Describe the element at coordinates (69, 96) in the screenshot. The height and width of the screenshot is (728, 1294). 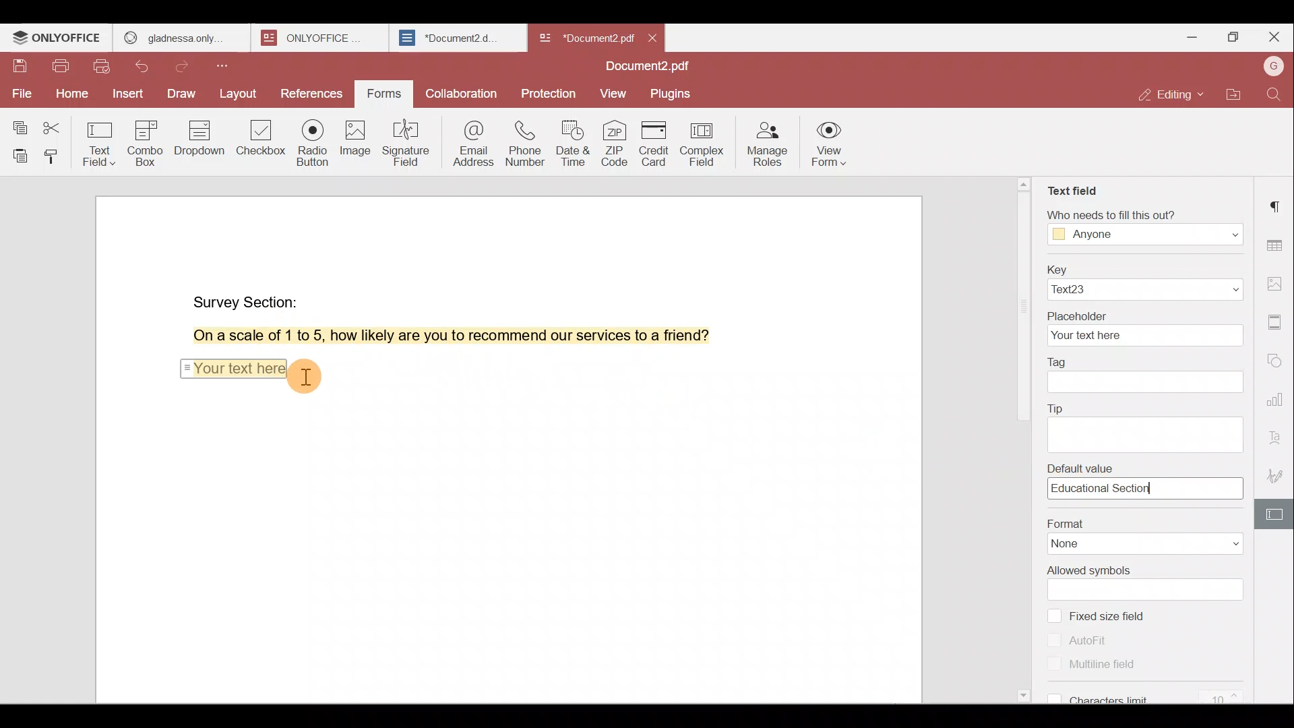
I see `Home` at that location.